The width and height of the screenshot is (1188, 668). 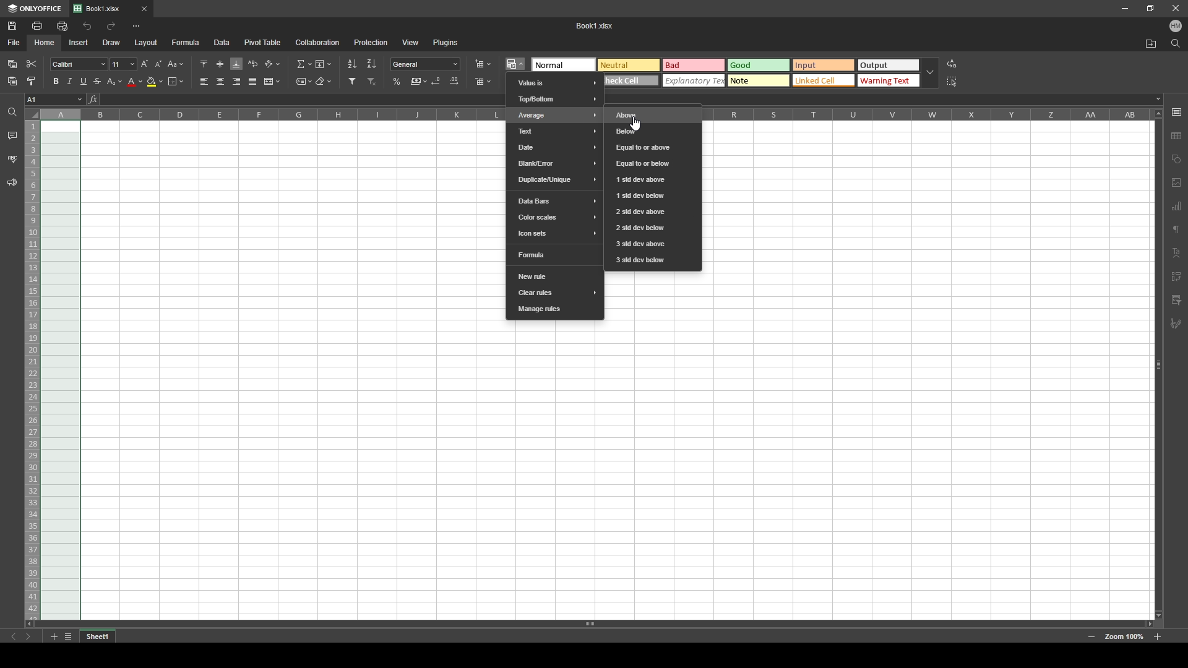 I want to click on image, so click(x=1176, y=182).